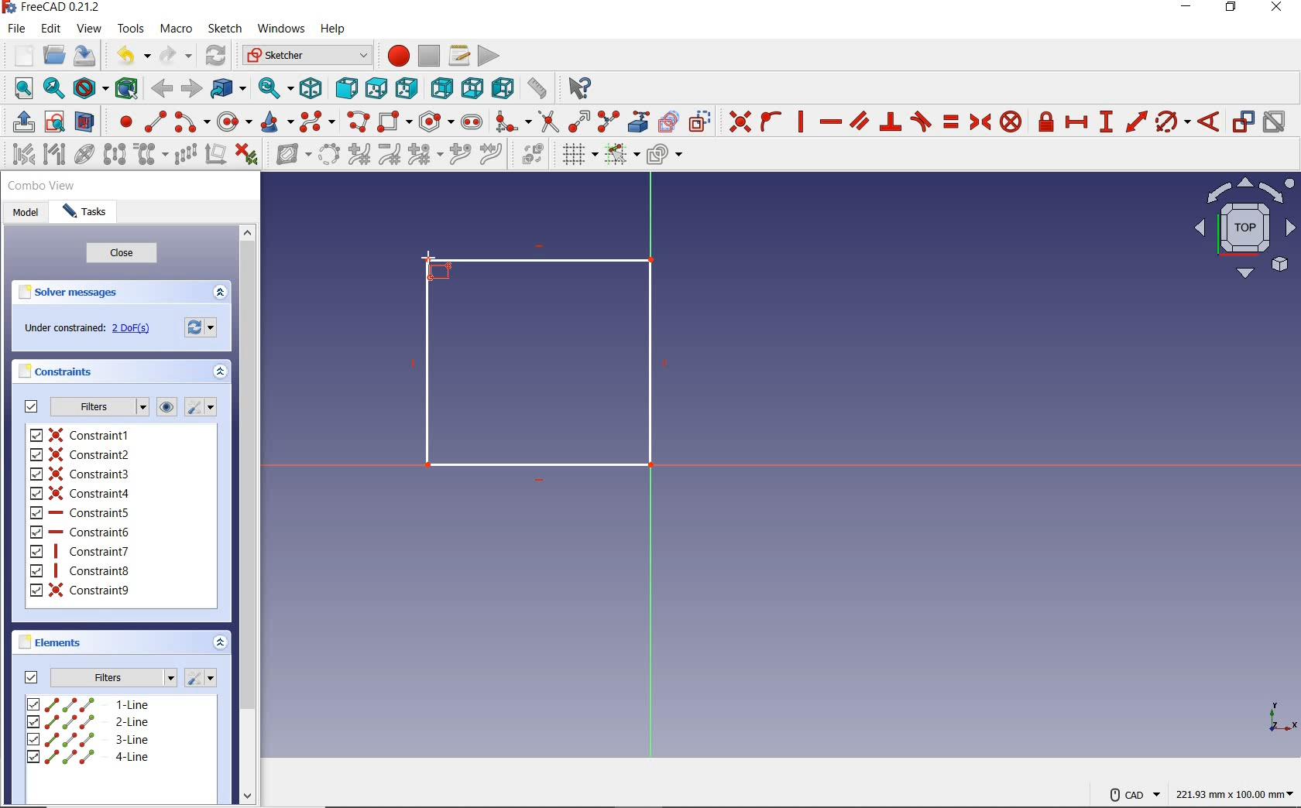 This screenshot has width=1301, height=808. Describe the element at coordinates (304, 56) in the screenshot. I see `switch between workbenches` at that location.